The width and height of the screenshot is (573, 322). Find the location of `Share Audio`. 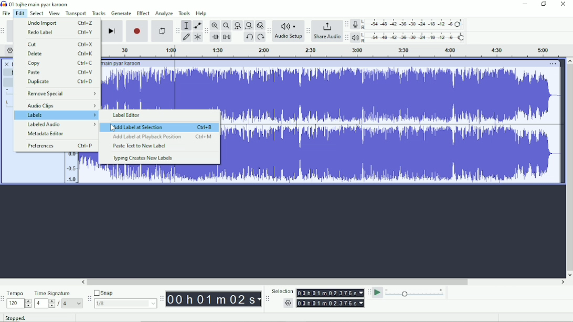

Share Audio is located at coordinates (327, 32).